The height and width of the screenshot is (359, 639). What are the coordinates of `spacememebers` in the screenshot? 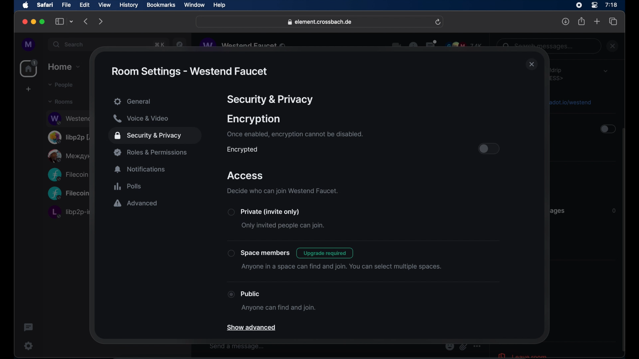 It's located at (259, 253).